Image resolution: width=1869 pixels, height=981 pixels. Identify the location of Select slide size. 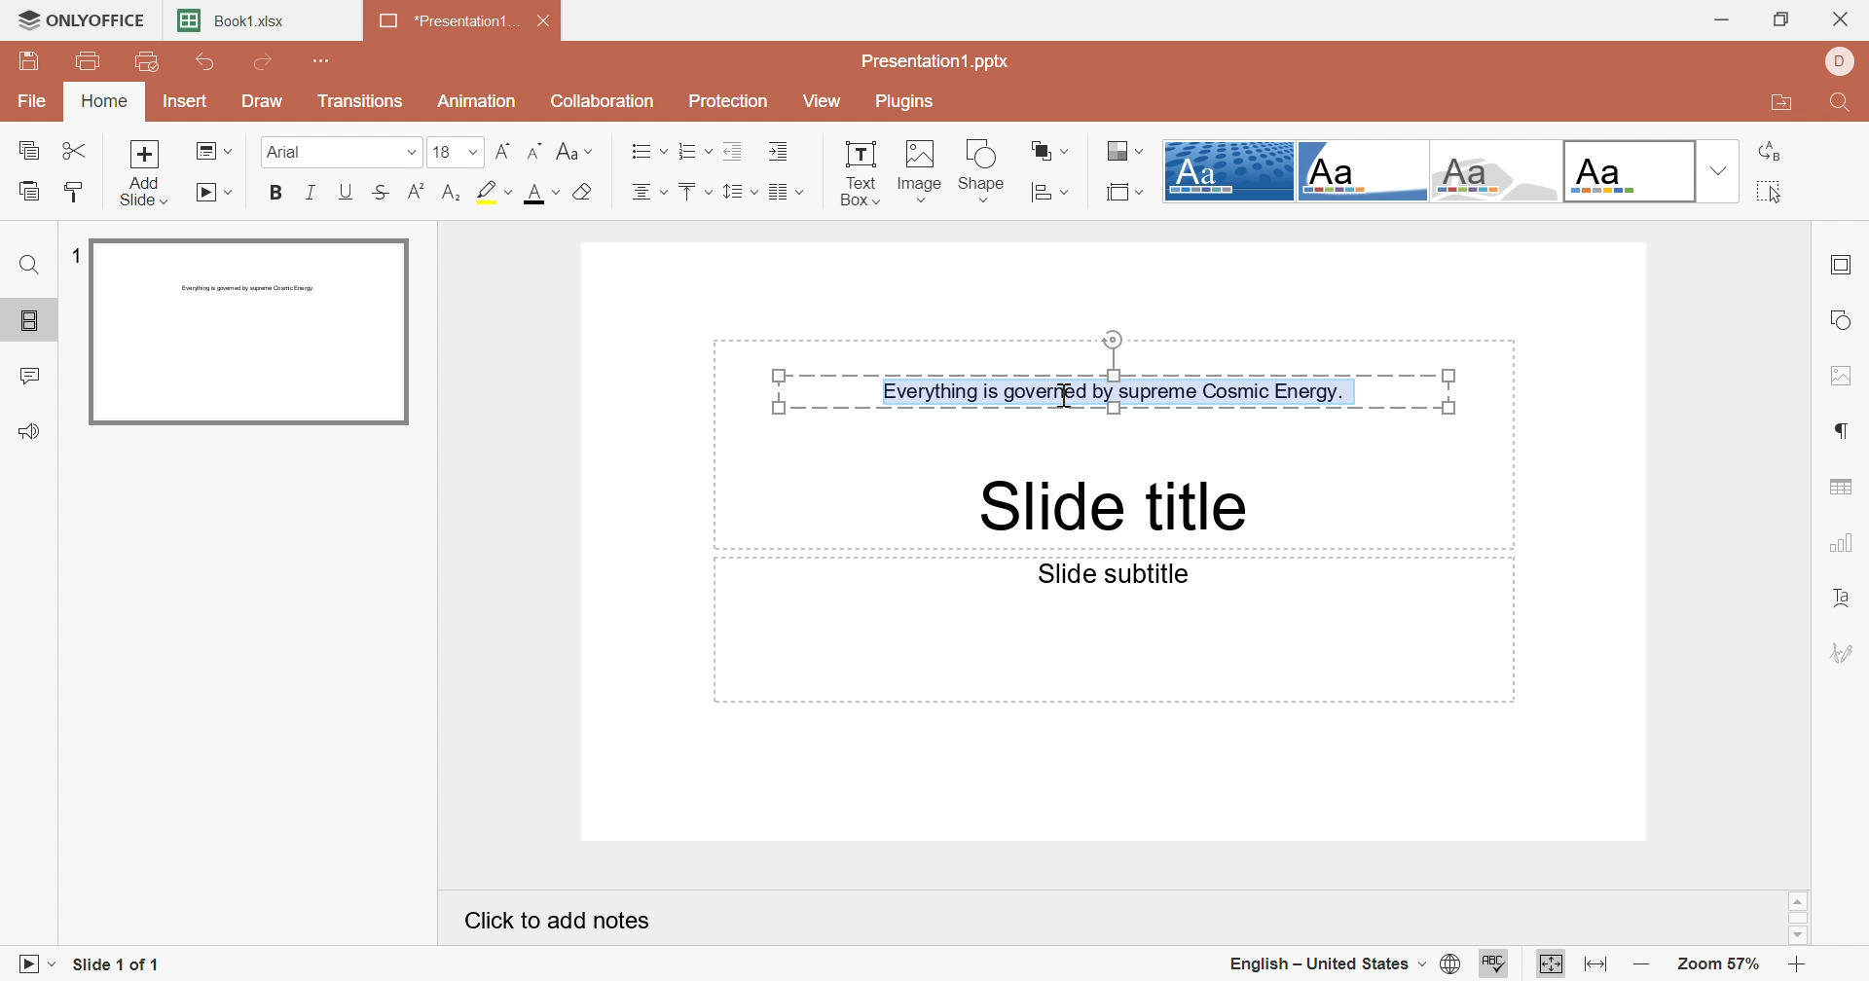
(1125, 190).